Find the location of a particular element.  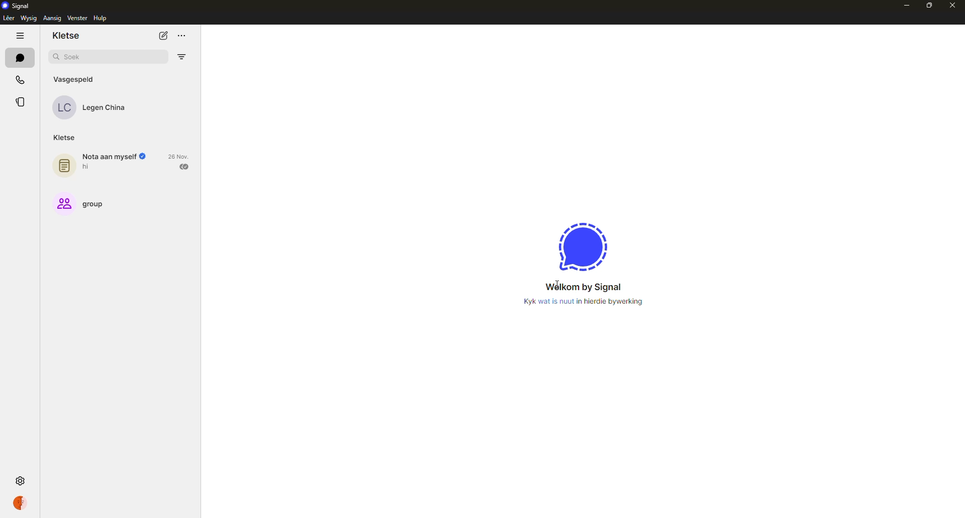

wysig is located at coordinates (29, 18).